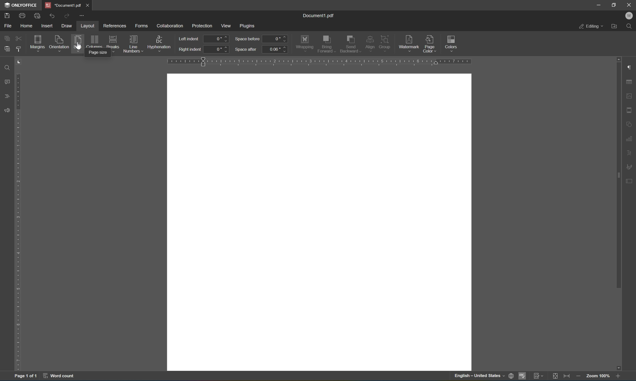 This screenshot has width=636, height=381. What do you see at coordinates (202, 25) in the screenshot?
I see `protection` at bounding box center [202, 25].